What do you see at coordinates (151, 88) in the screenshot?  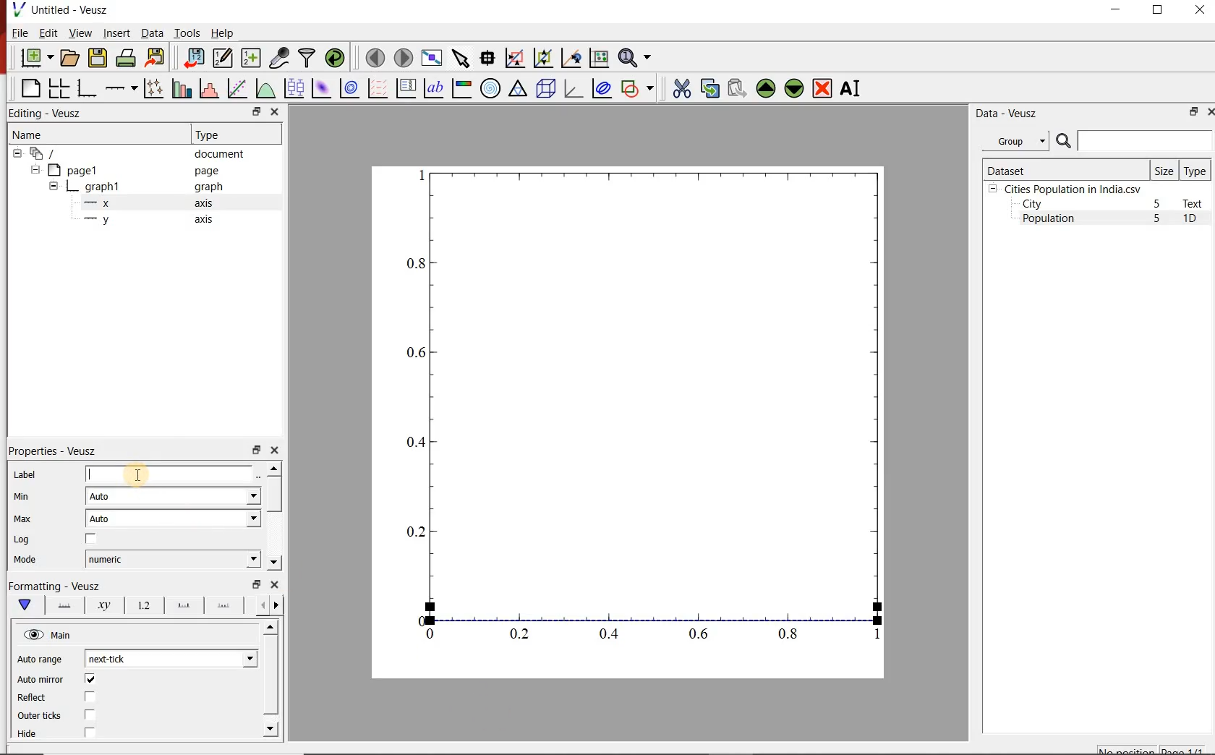 I see `plot points with lines and errorbars` at bounding box center [151, 88].